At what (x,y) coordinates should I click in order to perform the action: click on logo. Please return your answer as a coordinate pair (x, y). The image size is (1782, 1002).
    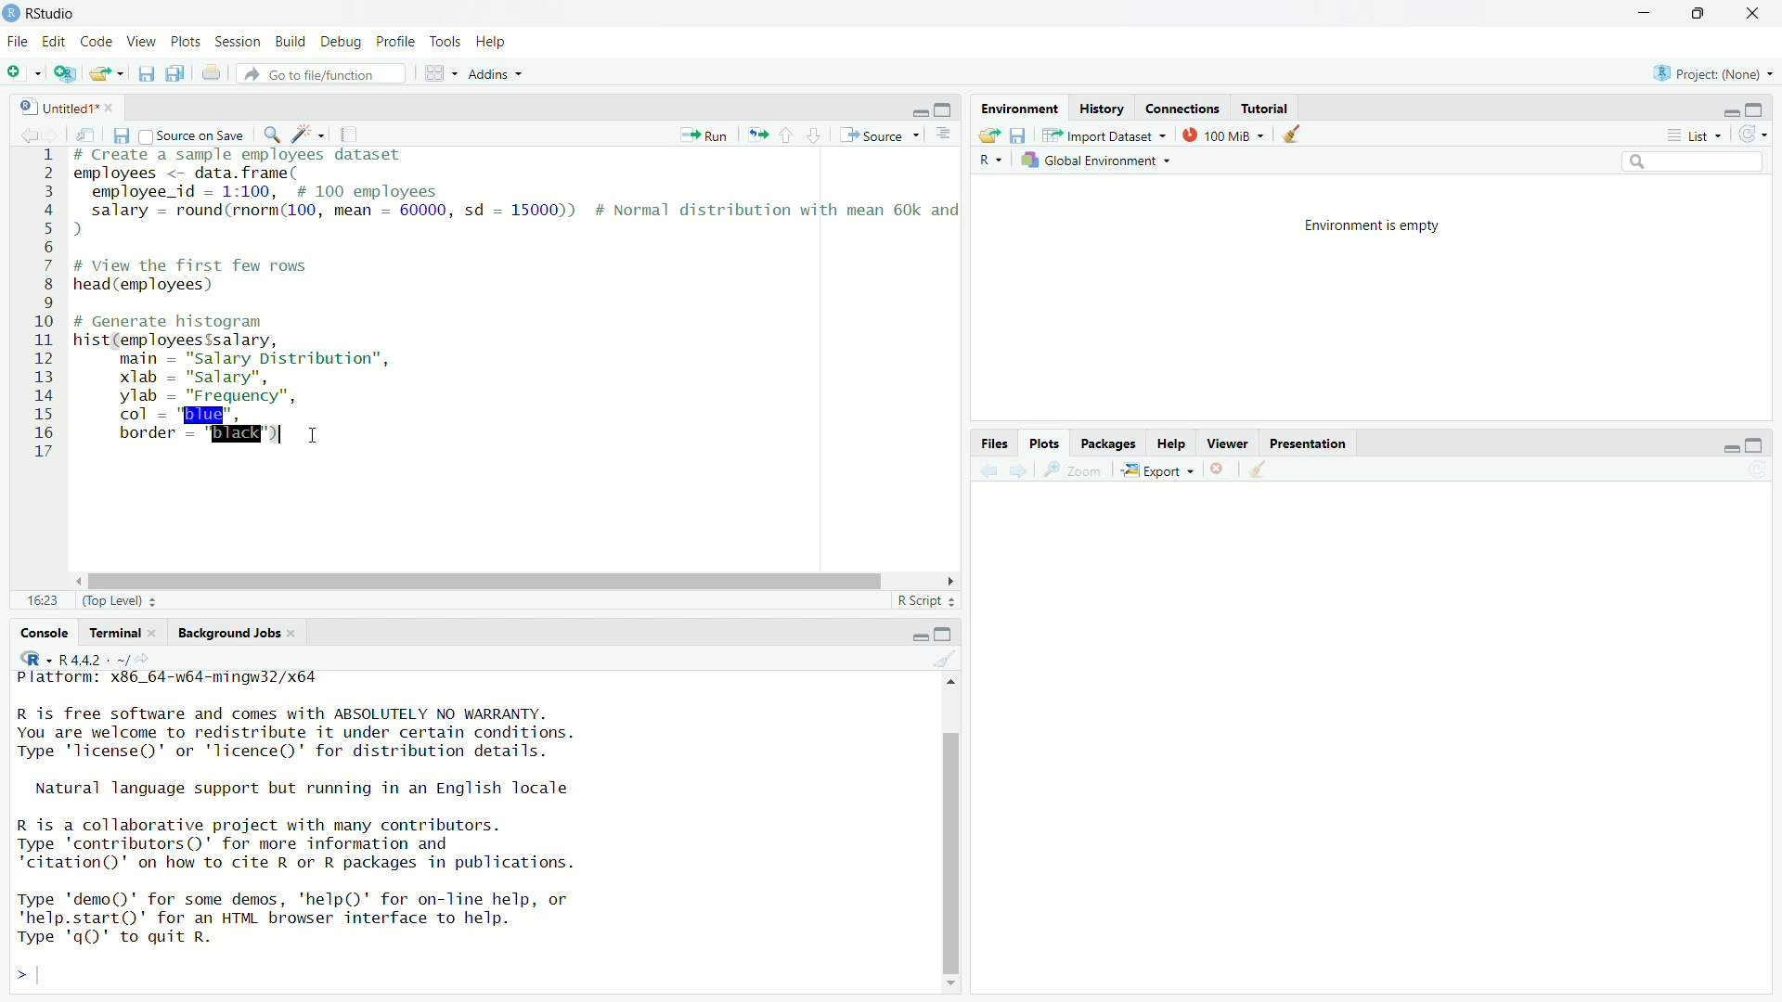
    Looking at the image, I should click on (11, 12).